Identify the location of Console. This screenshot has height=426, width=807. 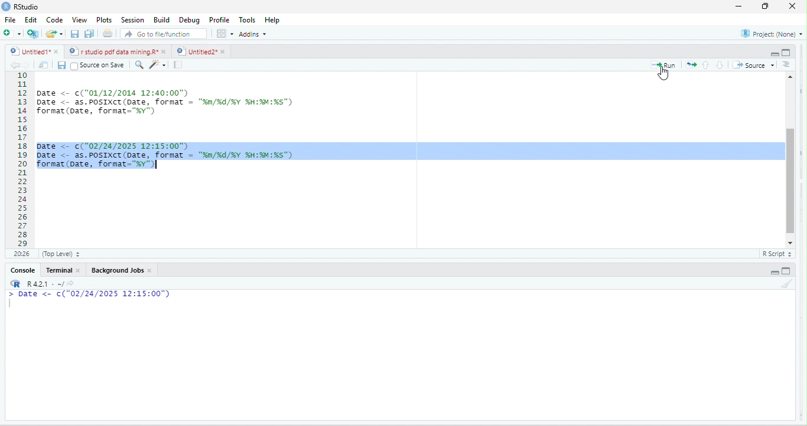
(22, 271).